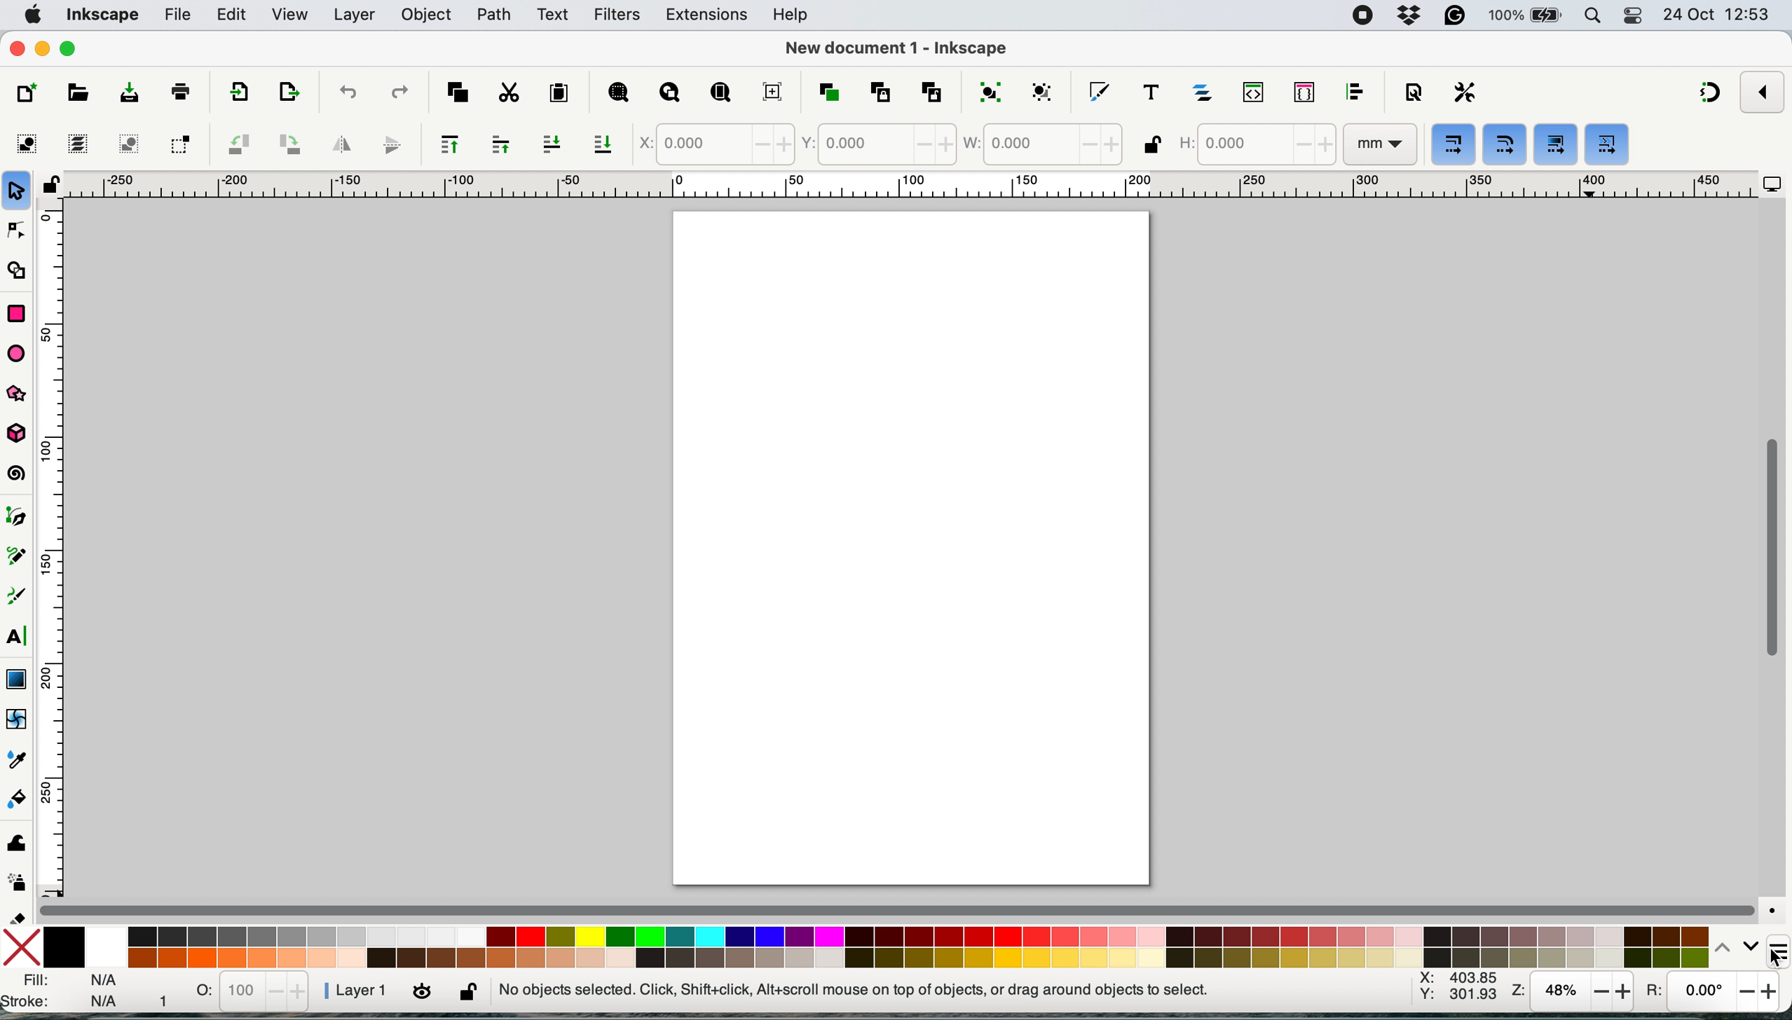  Describe the element at coordinates (1705, 95) in the screenshot. I see `snapping` at that location.